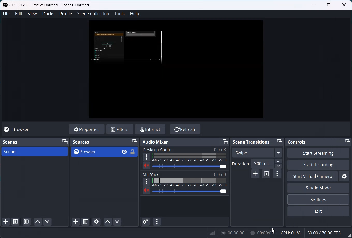 The width and height of the screenshot is (352, 238). What do you see at coordinates (65, 141) in the screenshot?
I see `Minimize` at bounding box center [65, 141].